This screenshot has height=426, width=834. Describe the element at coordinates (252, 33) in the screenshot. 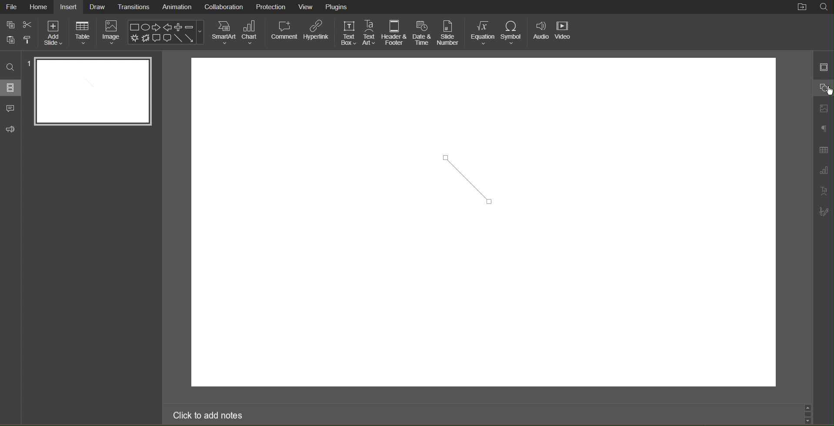

I see `Chart` at that location.